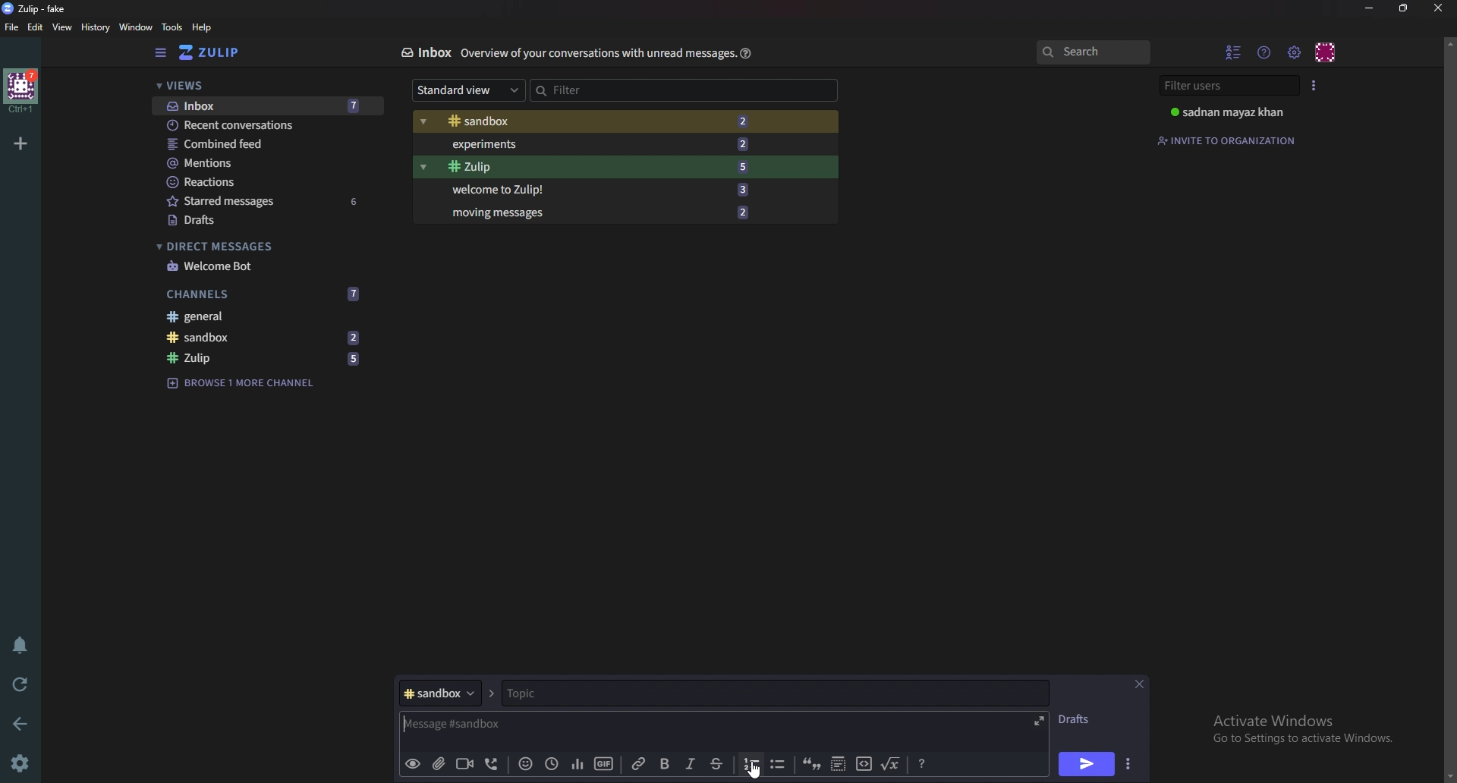 The image size is (1457, 783). What do you see at coordinates (266, 318) in the screenshot?
I see `General` at bounding box center [266, 318].